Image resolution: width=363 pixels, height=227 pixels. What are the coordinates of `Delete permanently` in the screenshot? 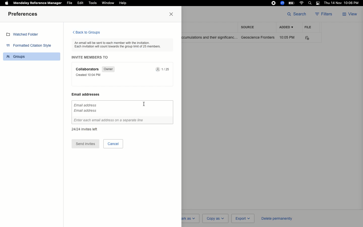 It's located at (276, 218).